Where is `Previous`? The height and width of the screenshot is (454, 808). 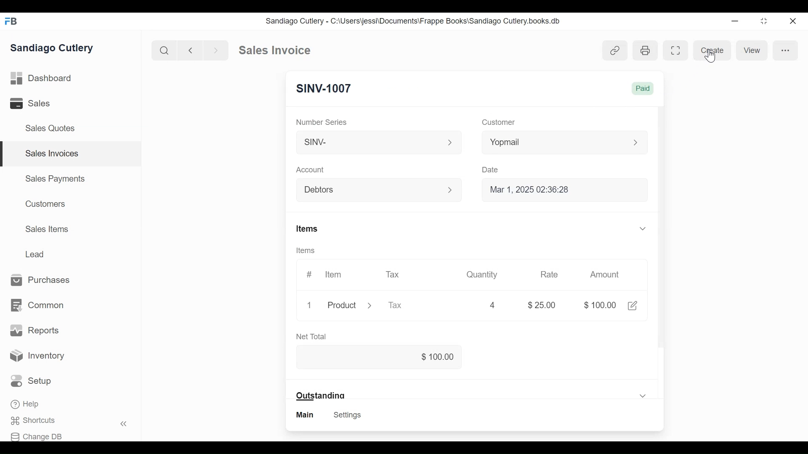 Previous is located at coordinates (191, 50).